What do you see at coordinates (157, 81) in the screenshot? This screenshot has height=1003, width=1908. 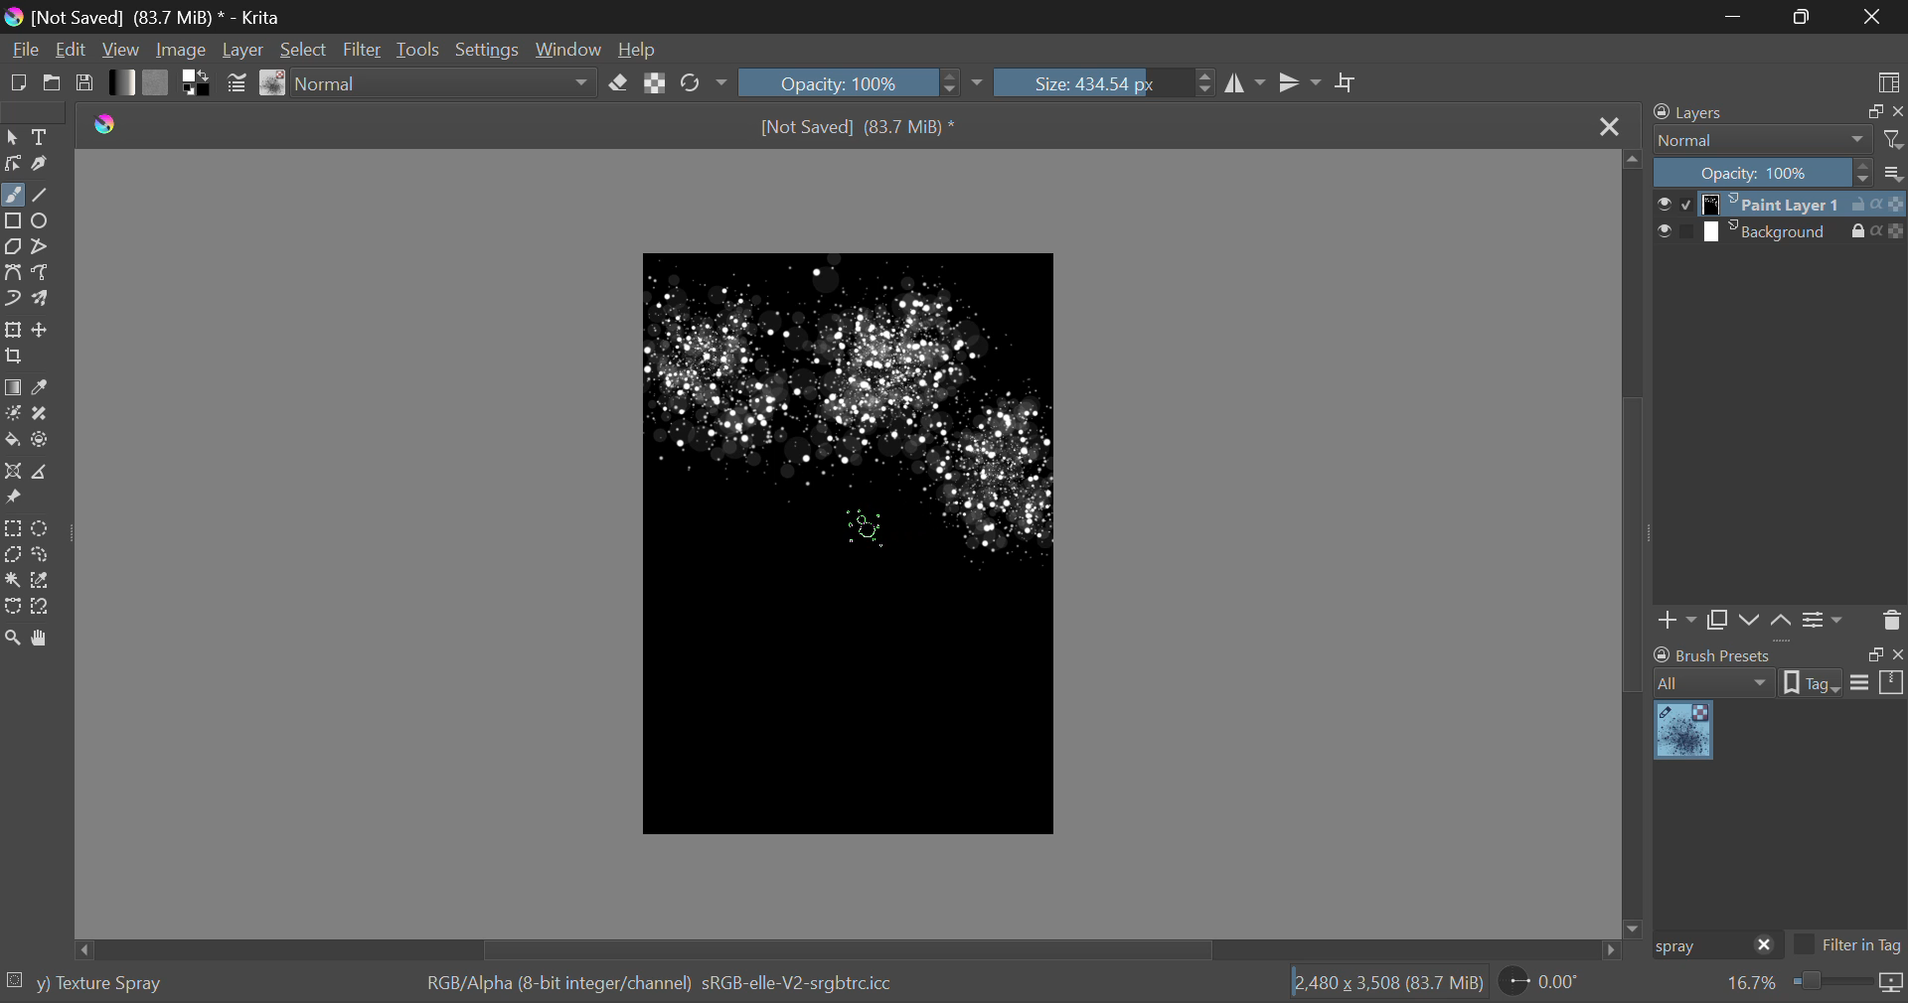 I see `Pattern` at bounding box center [157, 81].